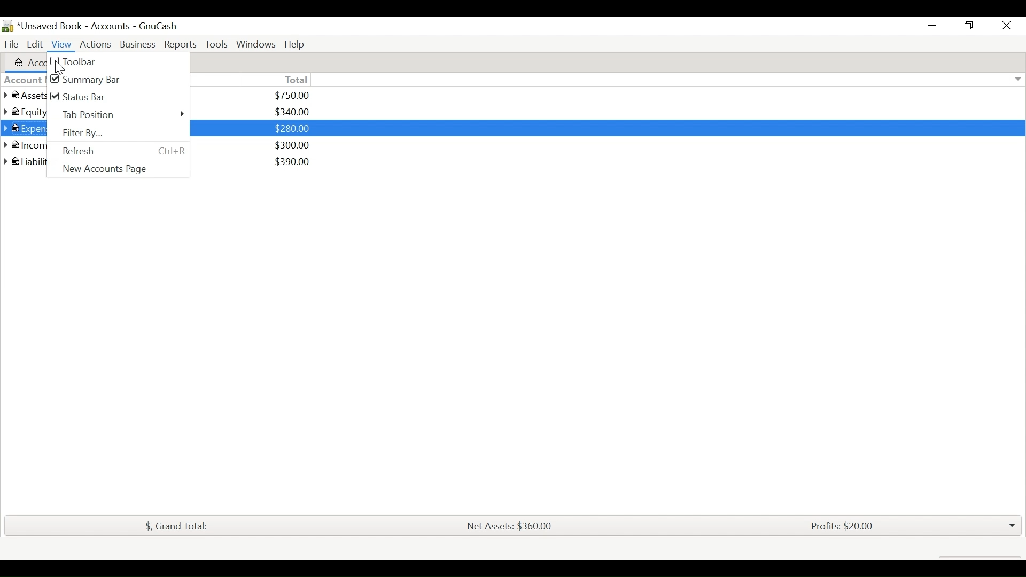 This screenshot has height=577, width=1026. What do you see at coordinates (968, 27) in the screenshot?
I see `maximize` at bounding box center [968, 27].